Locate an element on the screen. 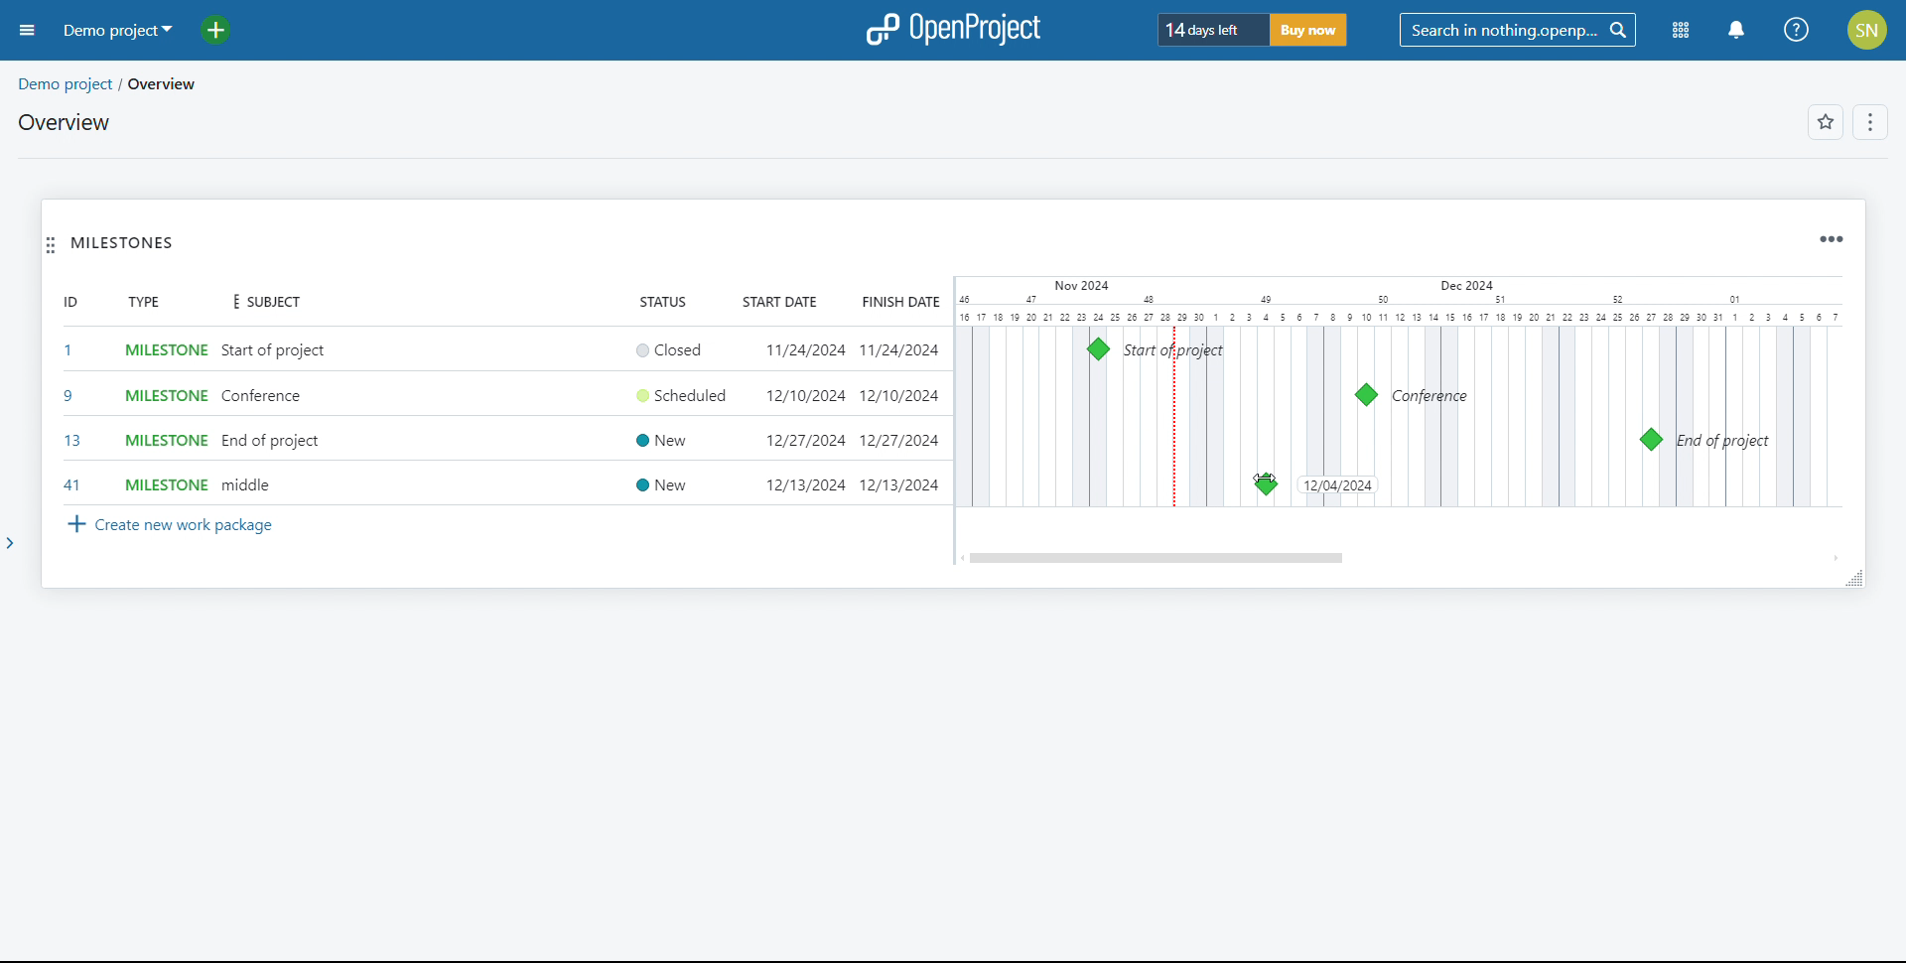  add to favorites is located at coordinates (1826, 122).